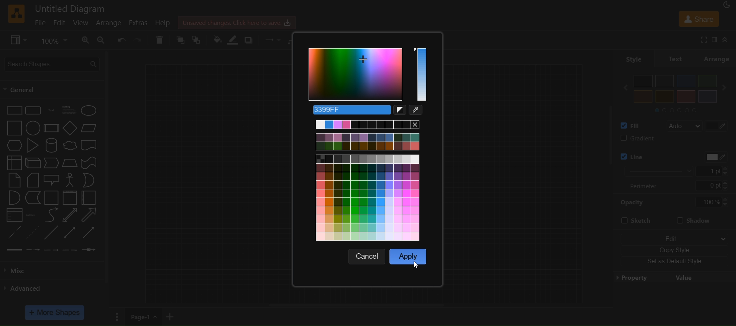  I want to click on scroll, so click(603, 144).